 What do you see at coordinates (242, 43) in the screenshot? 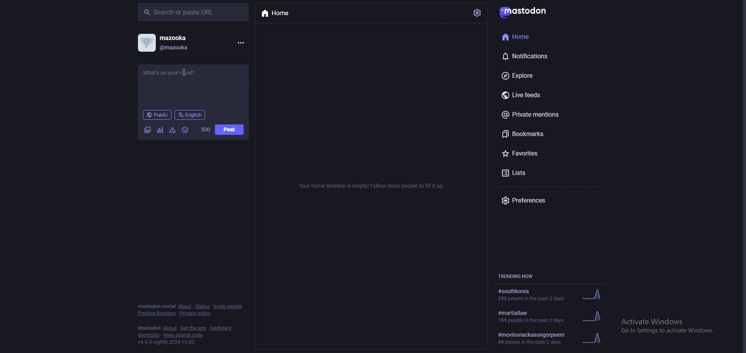
I see `menu` at bounding box center [242, 43].